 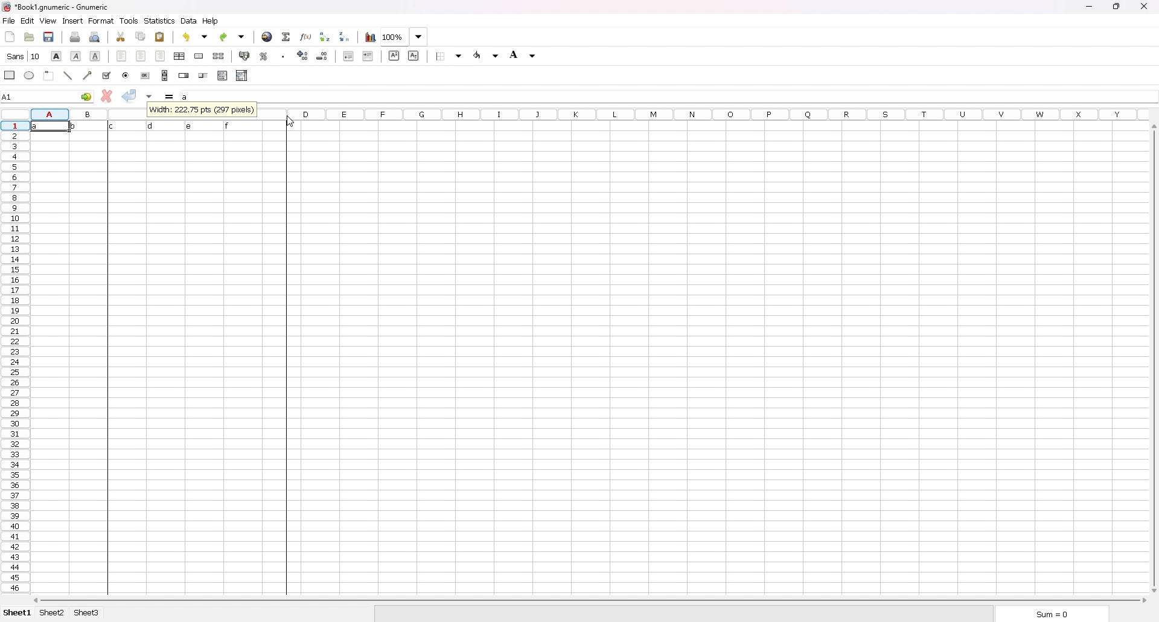 I want to click on sheet 3, so click(x=86, y=613).